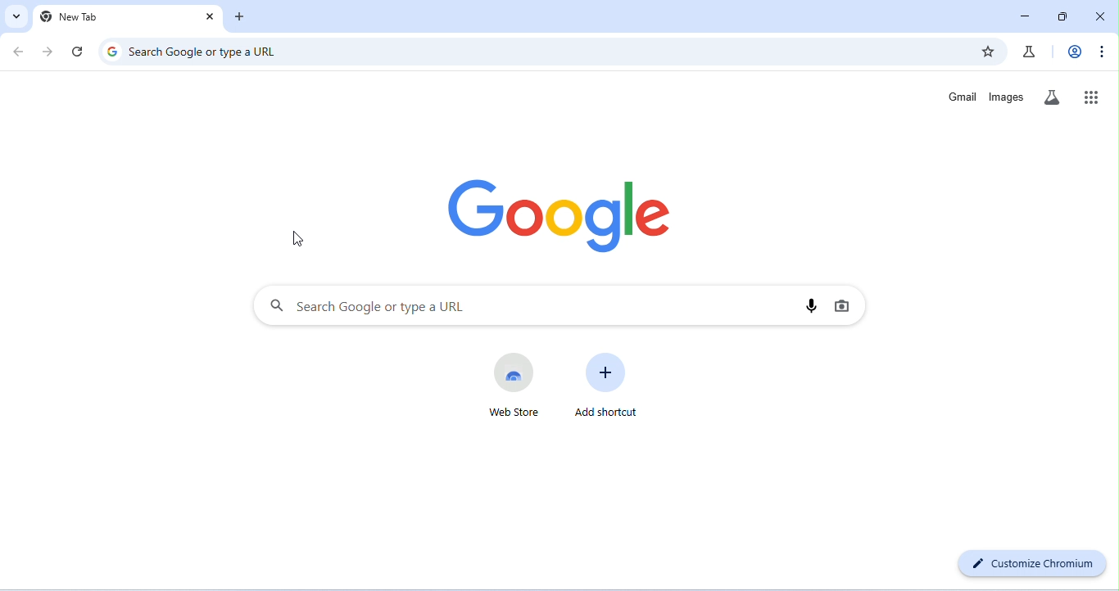 This screenshot has height=591, width=1119. I want to click on add shortcut, so click(609, 386).